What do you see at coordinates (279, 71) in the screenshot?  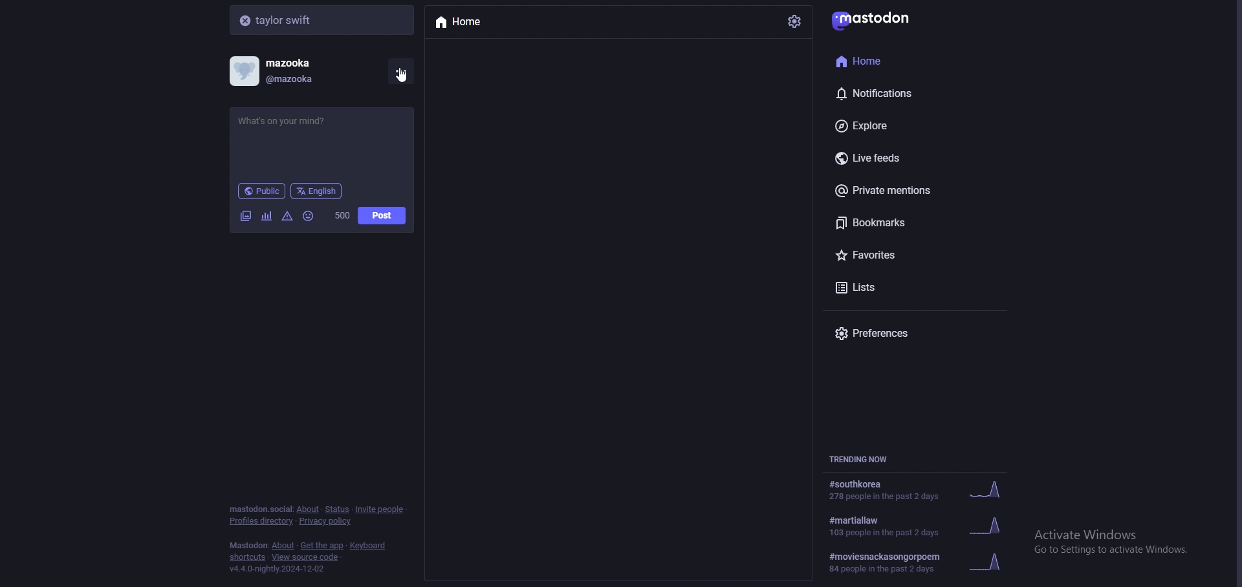 I see `profile` at bounding box center [279, 71].